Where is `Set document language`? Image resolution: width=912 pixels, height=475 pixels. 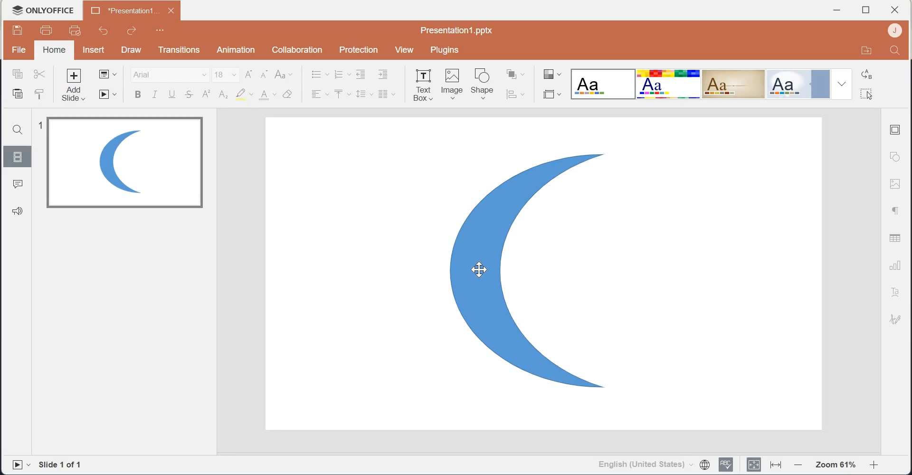 Set document language is located at coordinates (706, 464).